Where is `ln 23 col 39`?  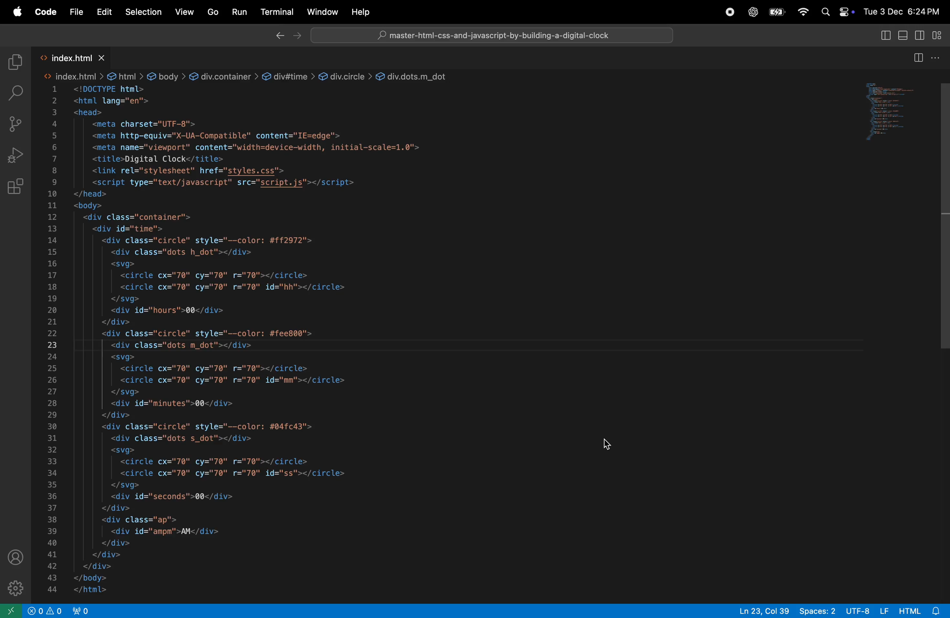 ln 23 col 39 is located at coordinates (763, 610).